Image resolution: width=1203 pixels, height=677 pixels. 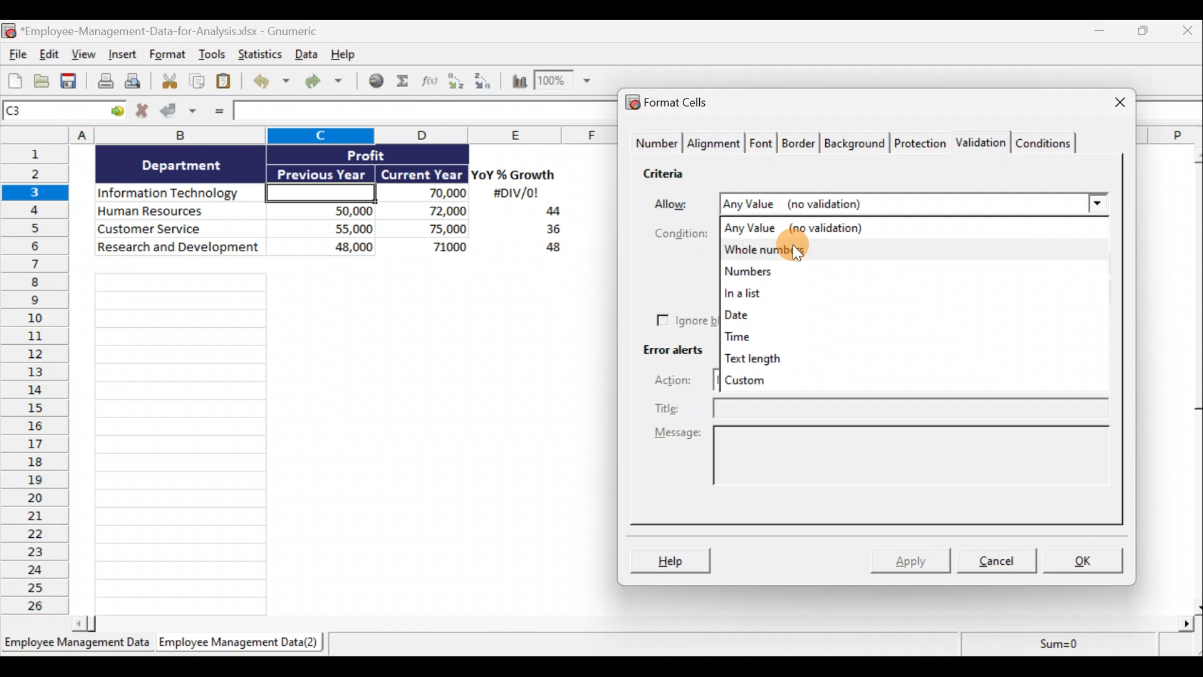 I want to click on Font, so click(x=762, y=142).